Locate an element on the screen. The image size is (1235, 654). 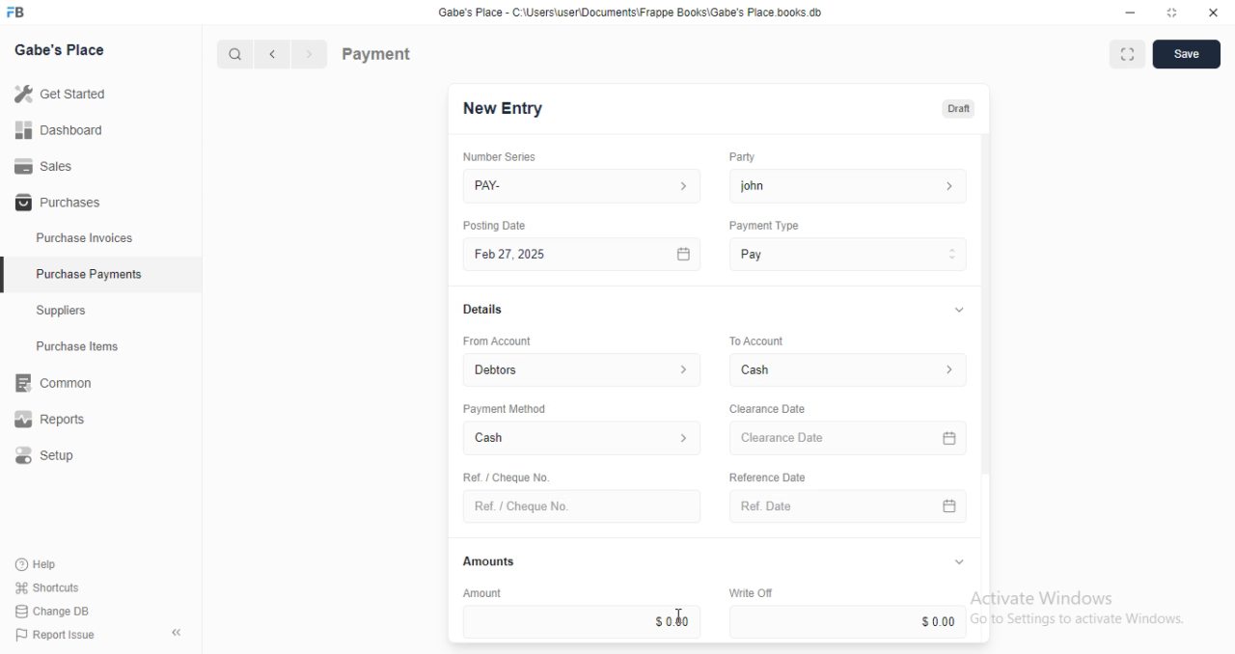
Get Started is located at coordinates (60, 93).